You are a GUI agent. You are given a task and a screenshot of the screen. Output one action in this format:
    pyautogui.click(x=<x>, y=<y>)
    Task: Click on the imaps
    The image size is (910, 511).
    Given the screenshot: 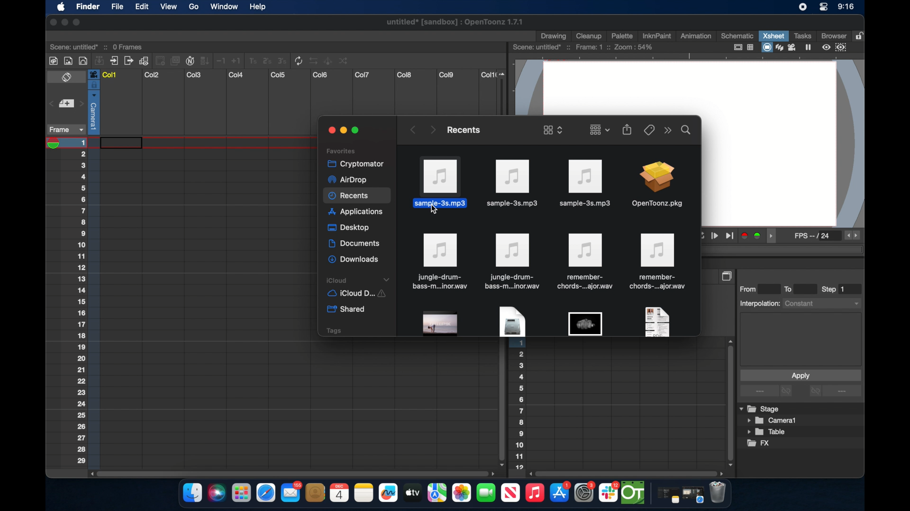 What is the action you would take?
    pyautogui.click(x=437, y=493)
    